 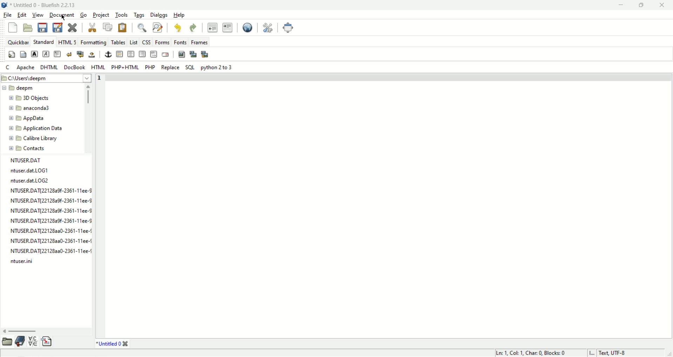 What do you see at coordinates (181, 42) in the screenshot?
I see `fonts` at bounding box center [181, 42].